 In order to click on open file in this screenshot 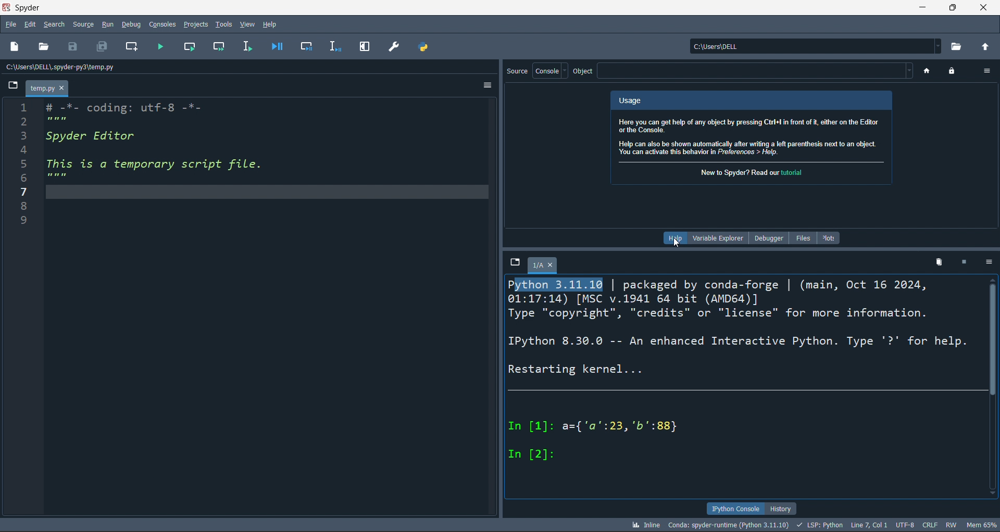, I will do `click(44, 46)`.